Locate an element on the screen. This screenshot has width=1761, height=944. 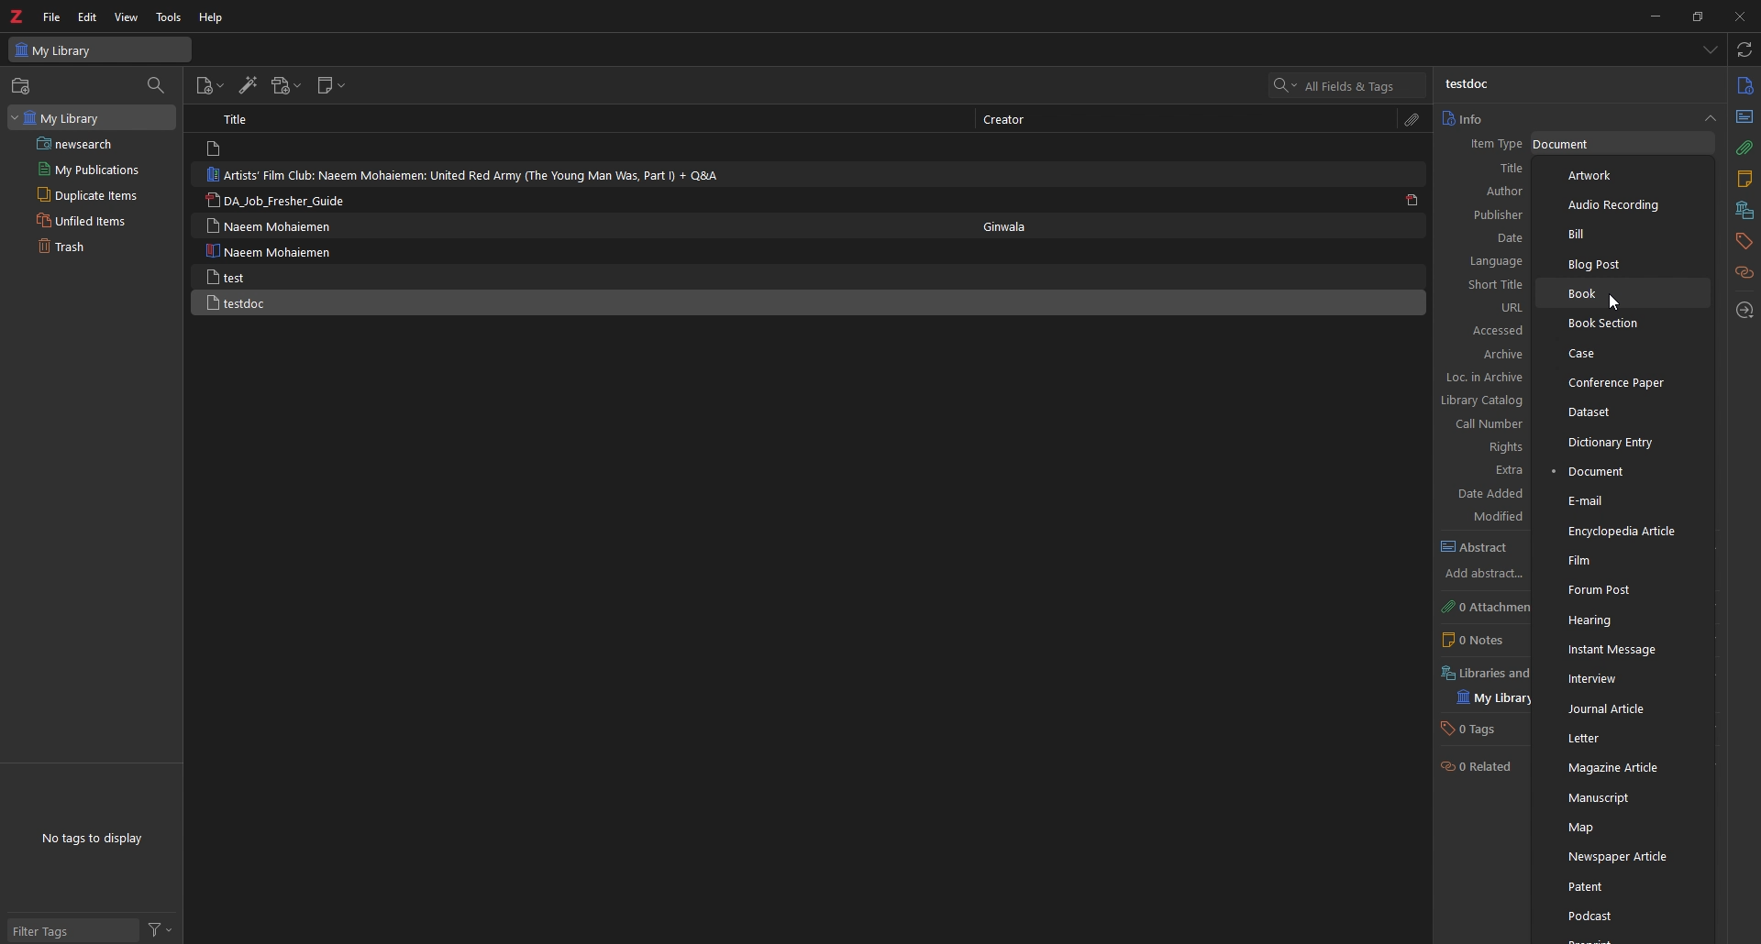
case is located at coordinates (1623, 353).